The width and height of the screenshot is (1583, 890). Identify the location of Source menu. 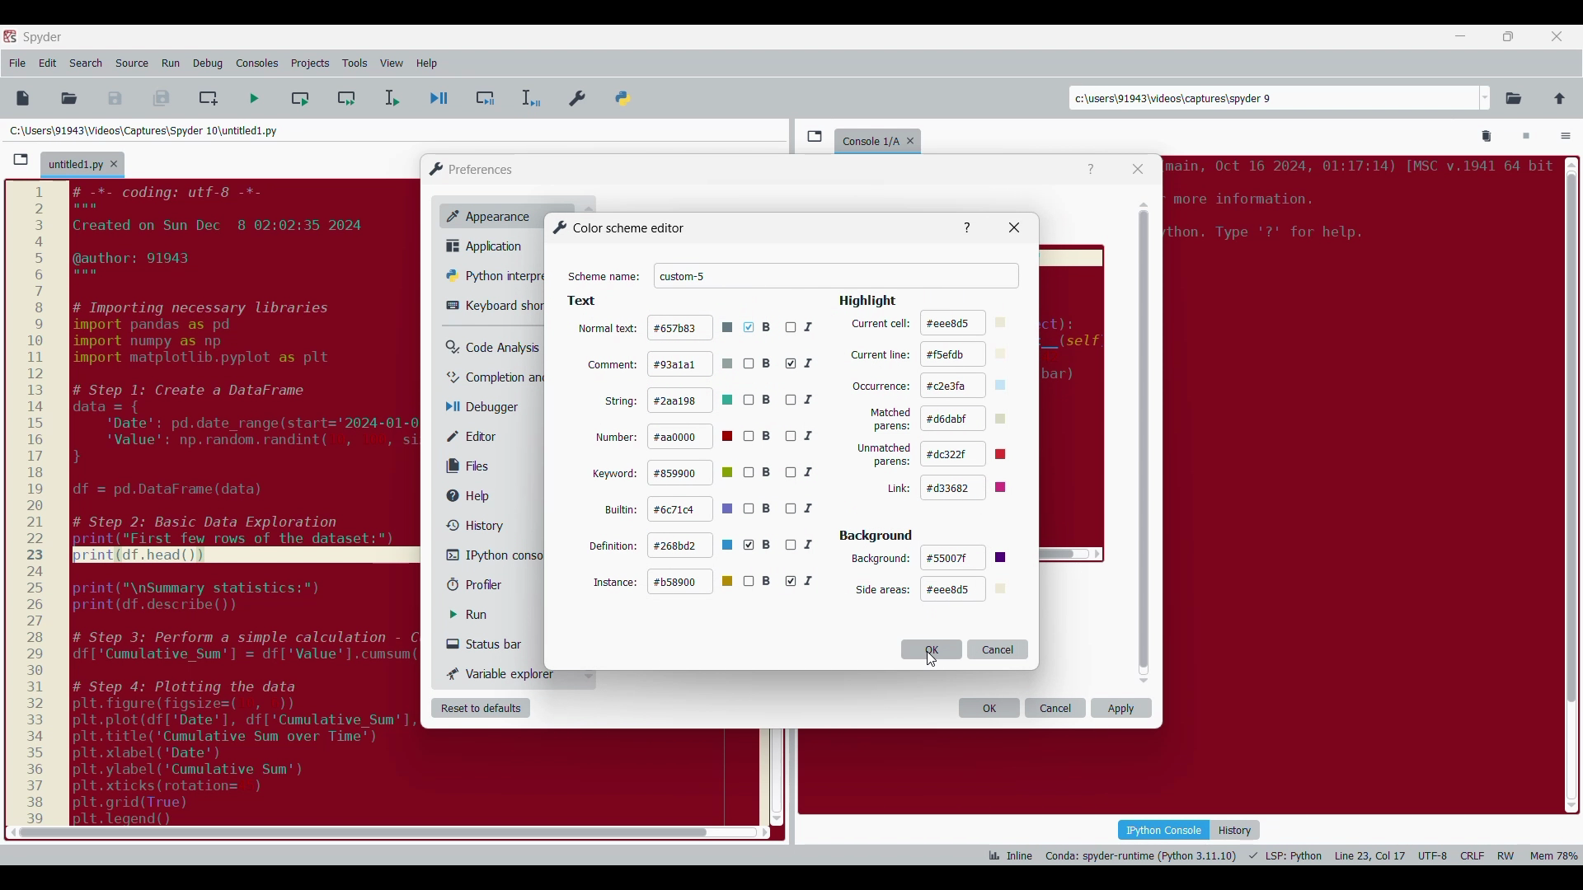
(131, 63).